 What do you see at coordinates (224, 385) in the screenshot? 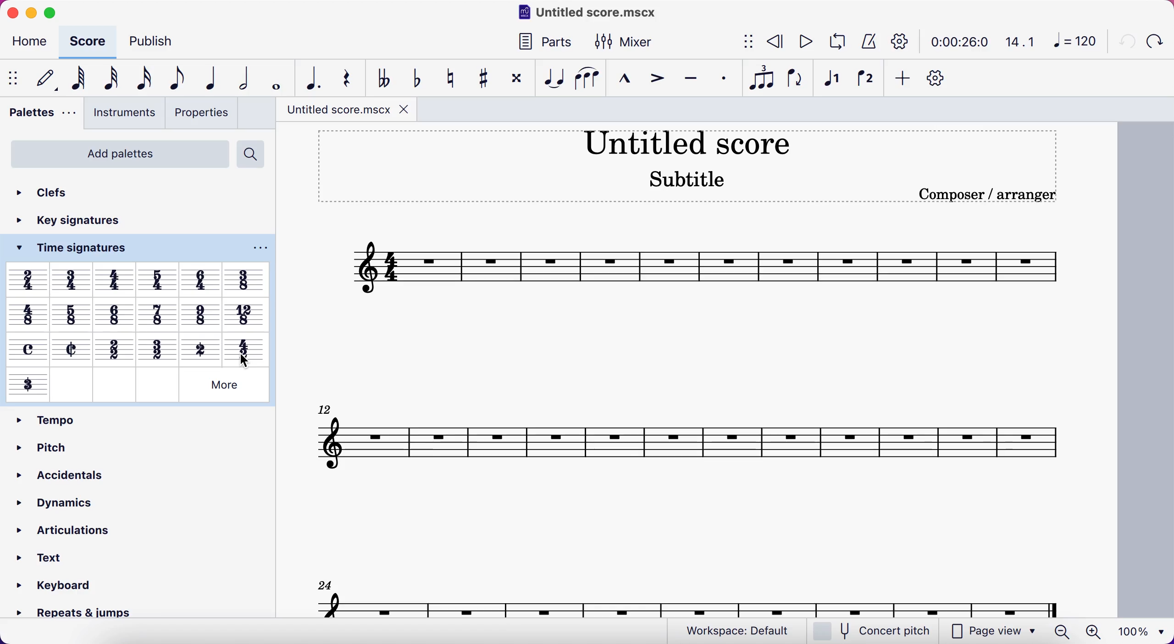
I see `` at bounding box center [224, 385].